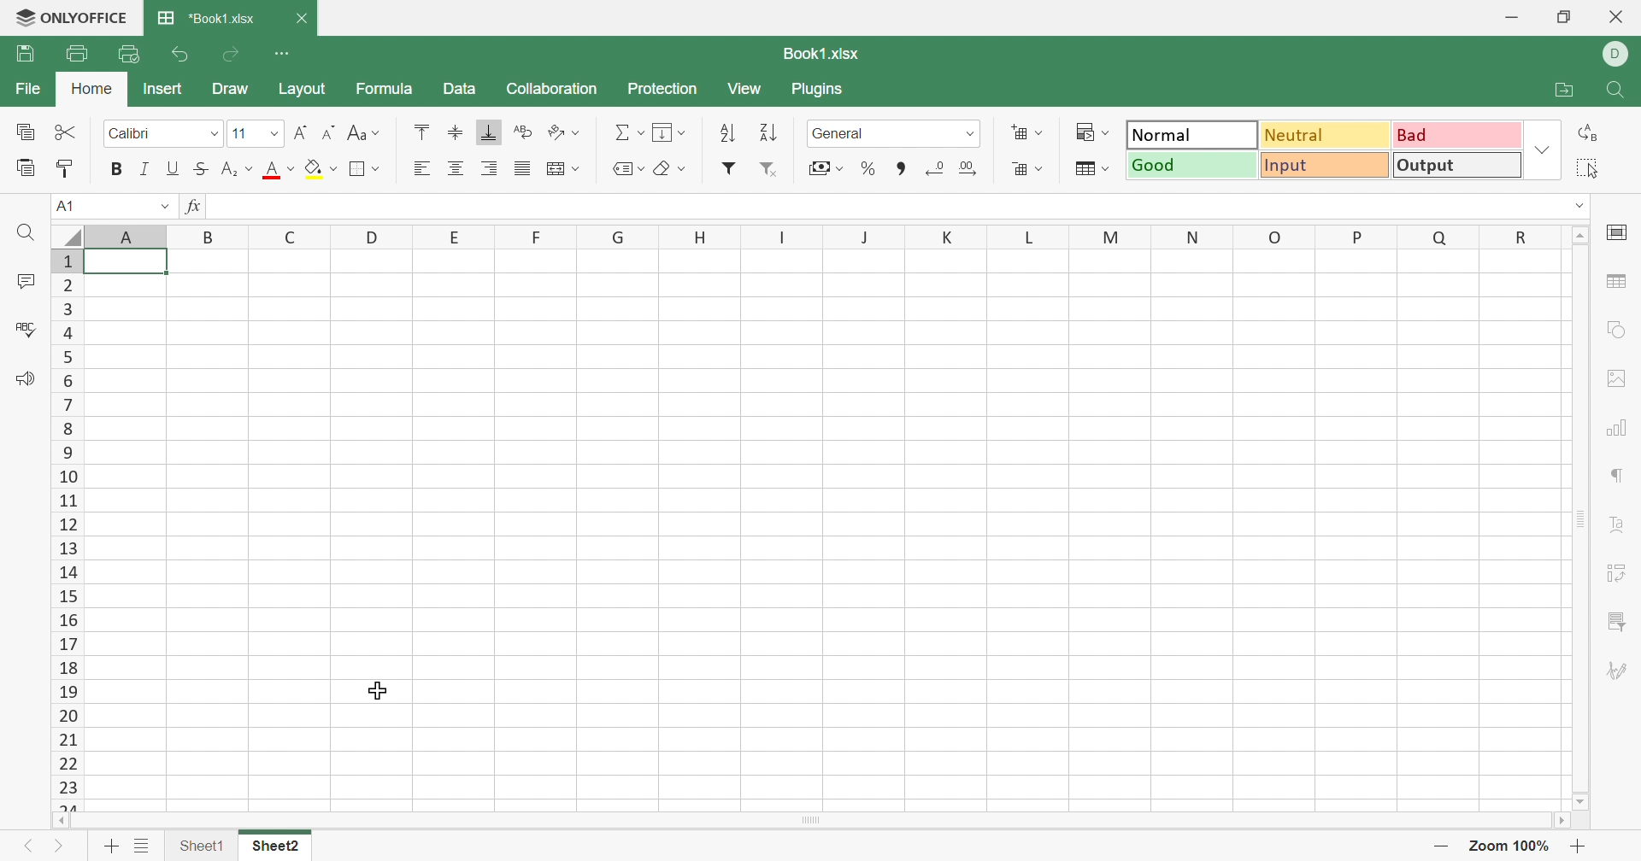 The width and height of the screenshot is (1641, 861). Describe the element at coordinates (617, 236) in the screenshot. I see `G` at that location.